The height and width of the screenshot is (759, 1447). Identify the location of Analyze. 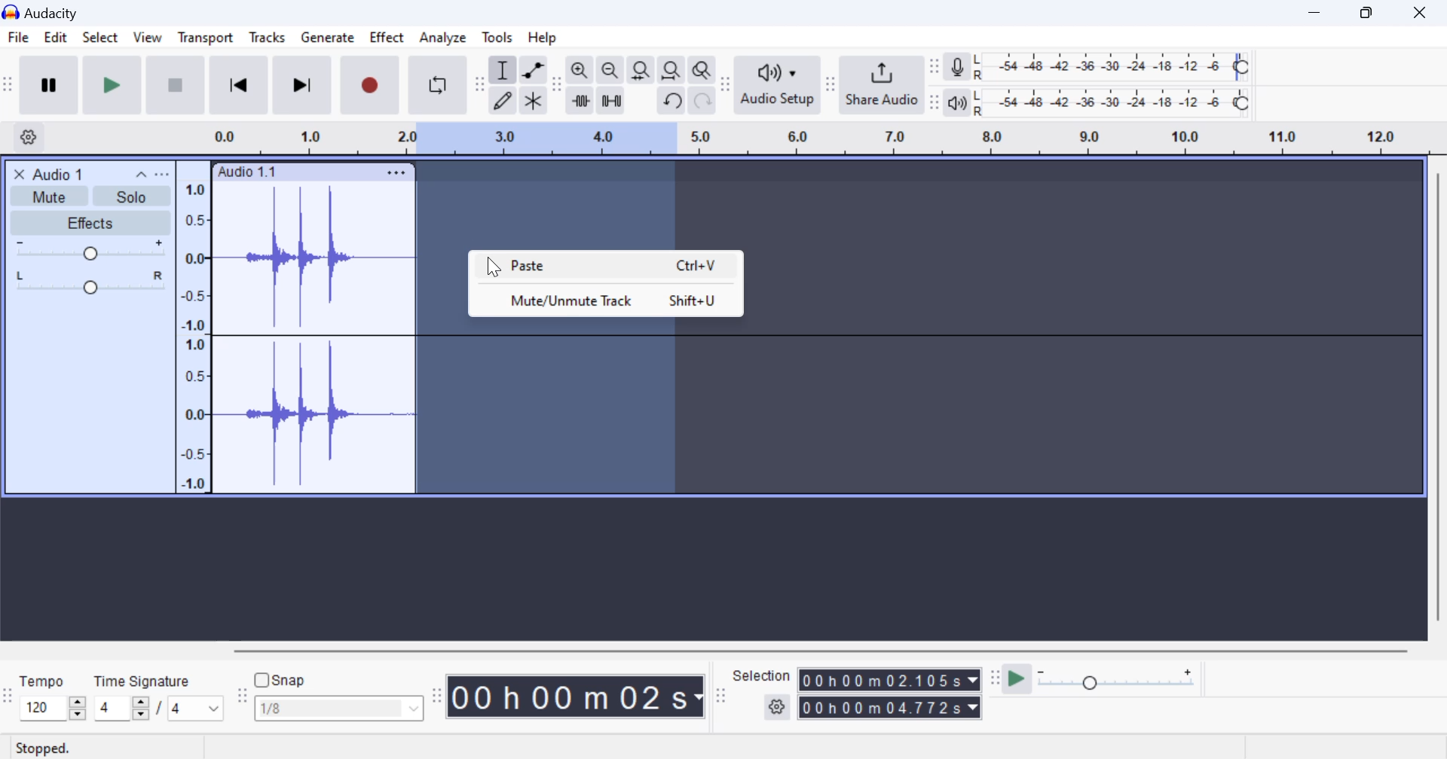
(443, 38).